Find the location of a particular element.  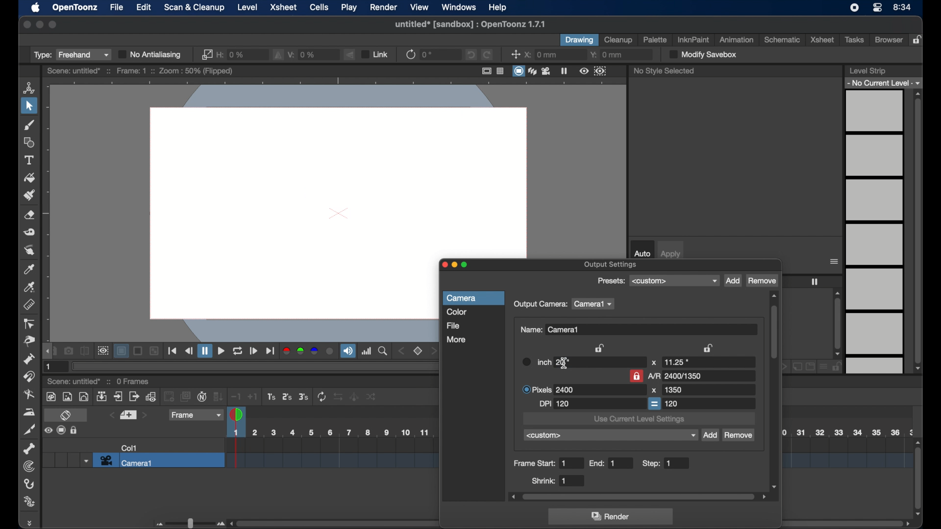

blender tool is located at coordinates (29, 395).